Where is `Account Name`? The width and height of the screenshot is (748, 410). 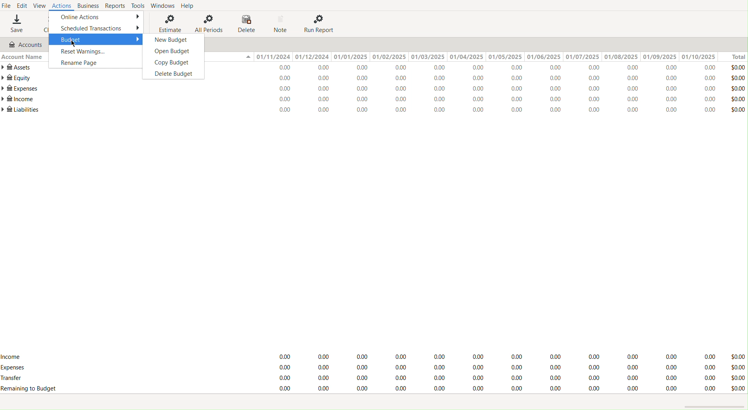 Account Name is located at coordinates (22, 56).